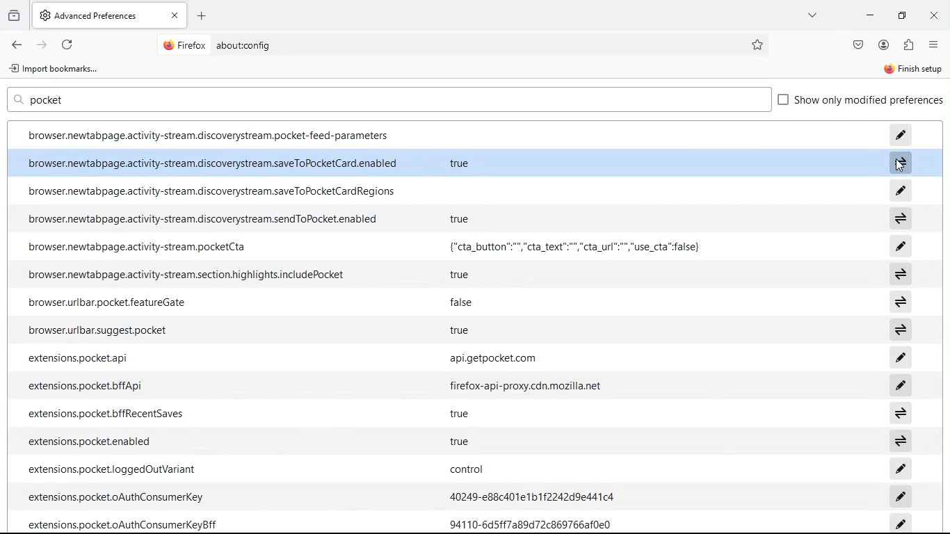 Image resolution: width=950 pixels, height=534 pixels. What do you see at coordinates (903, 330) in the screenshot?
I see `switch` at bounding box center [903, 330].